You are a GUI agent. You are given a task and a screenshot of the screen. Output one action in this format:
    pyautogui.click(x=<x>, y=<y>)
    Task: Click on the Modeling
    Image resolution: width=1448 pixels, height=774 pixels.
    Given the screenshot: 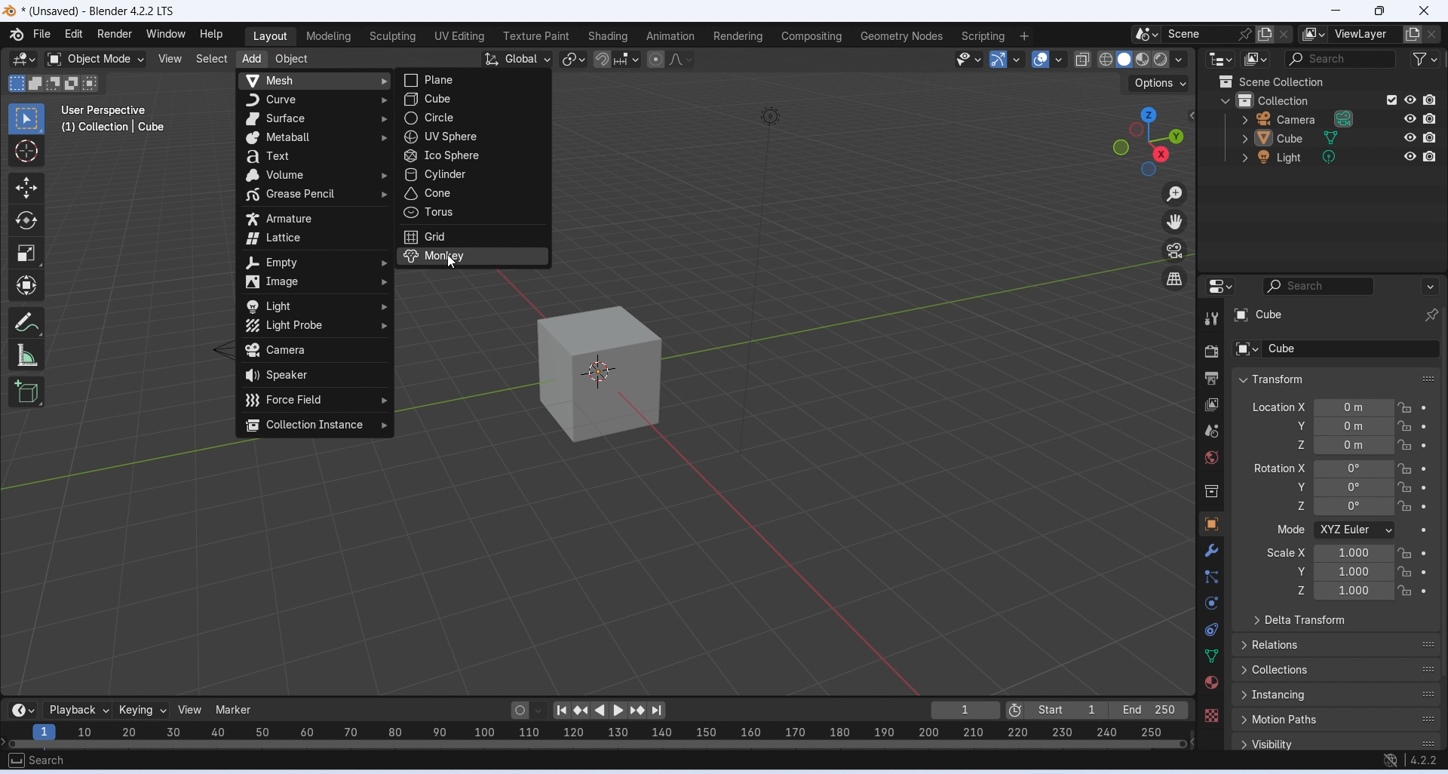 What is the action you would take?
    pyautogui.click(x=328, y=36)
    